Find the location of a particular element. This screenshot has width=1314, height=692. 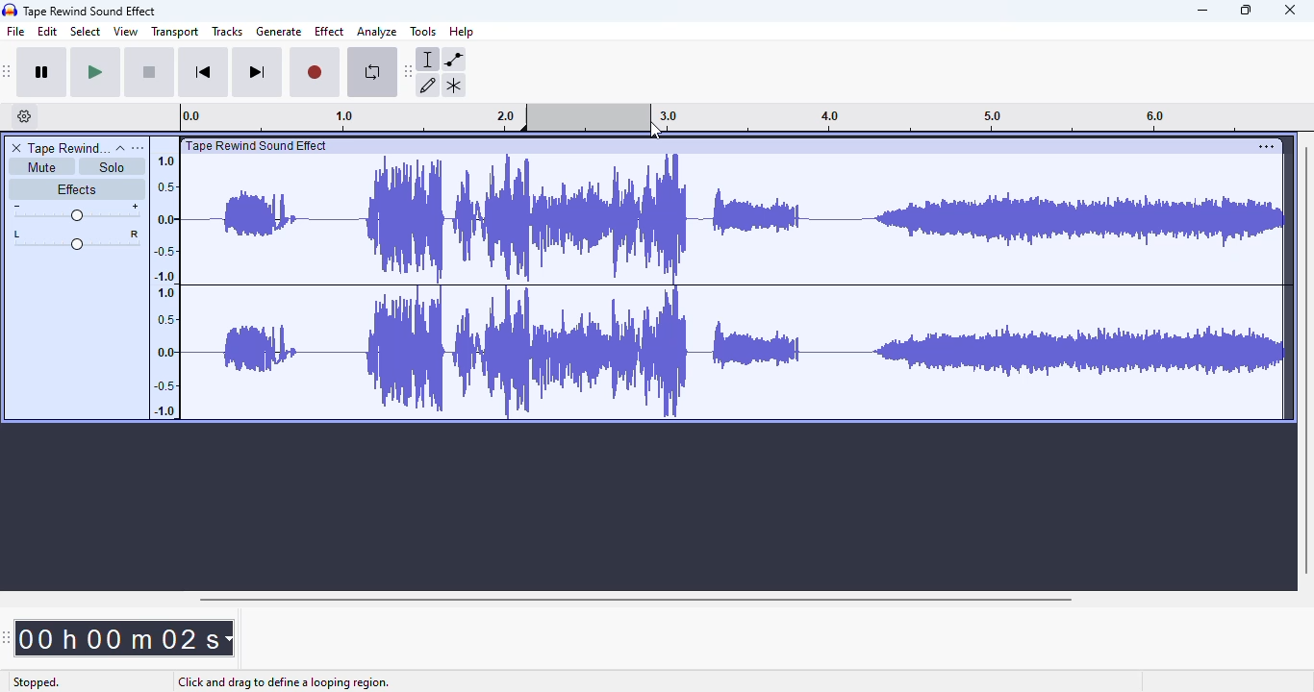

looping region is located at coordinates (588, 116).